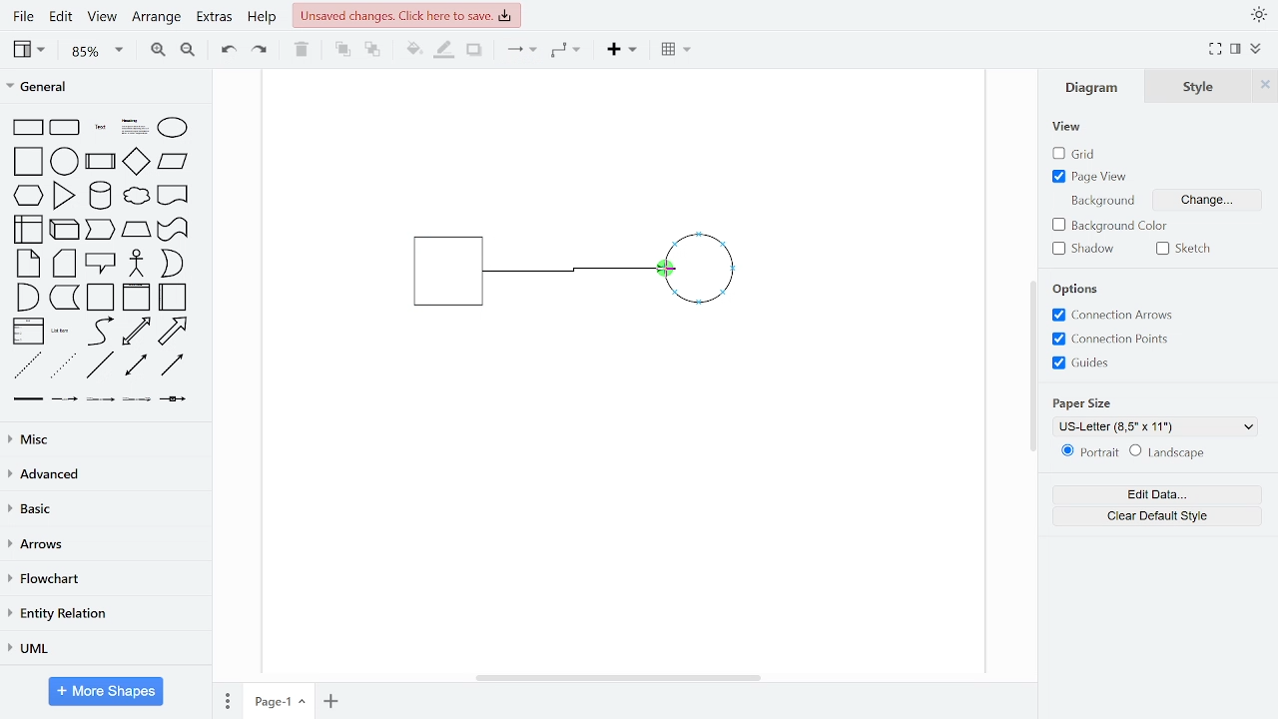  Describe the element at coordinates (136, 129) in the screenshot. I see `text box` at that location.